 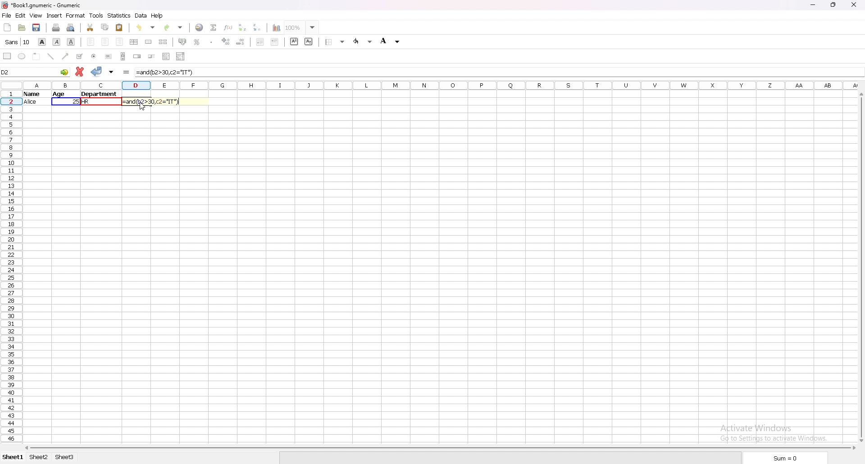 What do you see at coordinates (97, 15) in the screenshot?
I see `tools` at bounding box center [97, 15].